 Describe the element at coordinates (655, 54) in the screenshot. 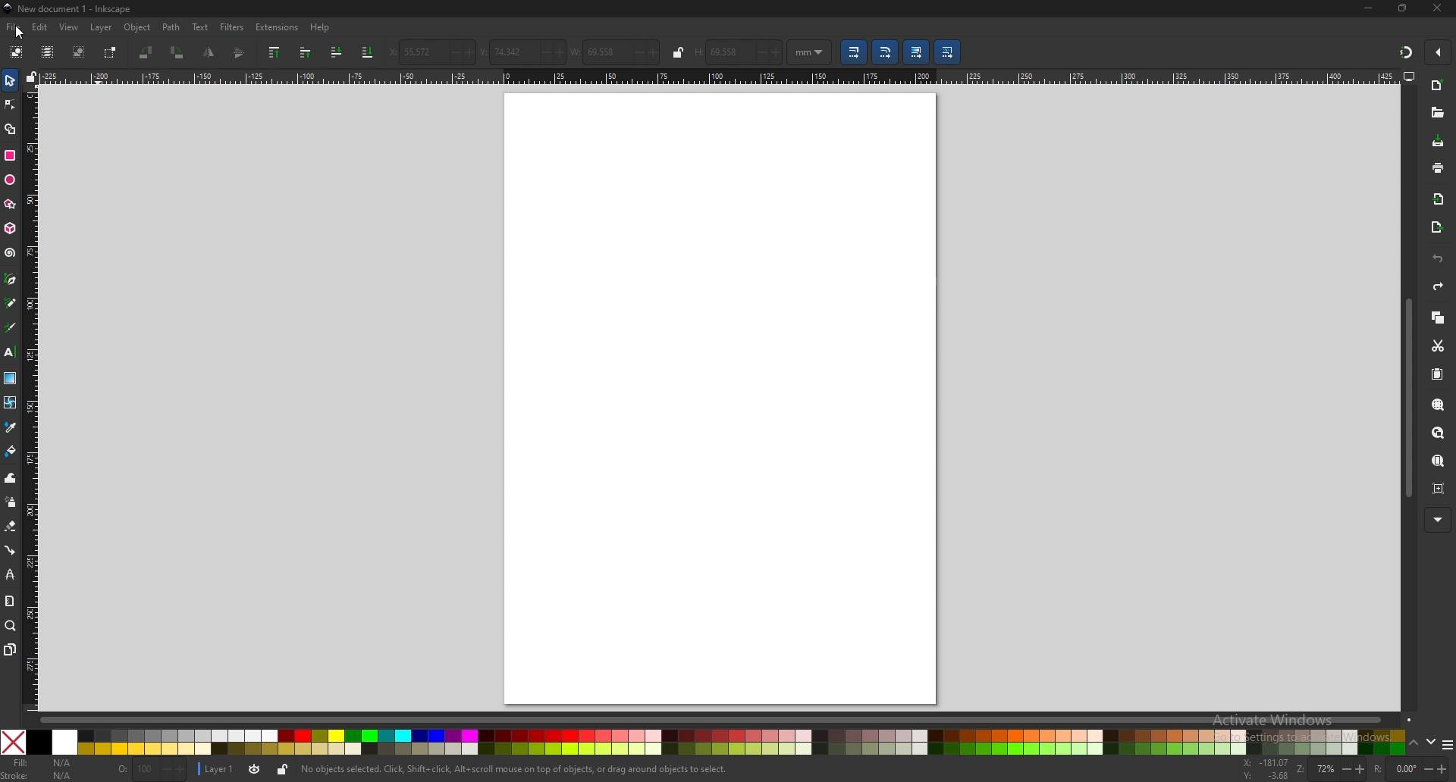

I see `+` at that location.